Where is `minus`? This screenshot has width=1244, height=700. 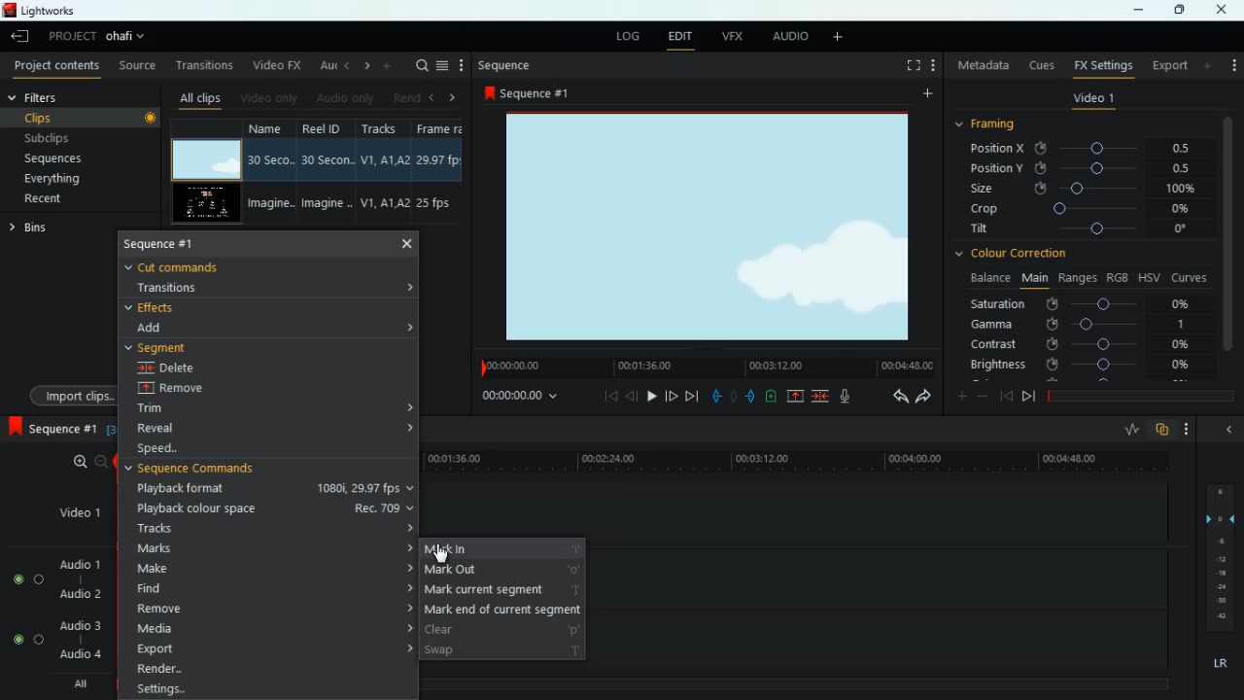 minus is located at coordinates (983, 396).